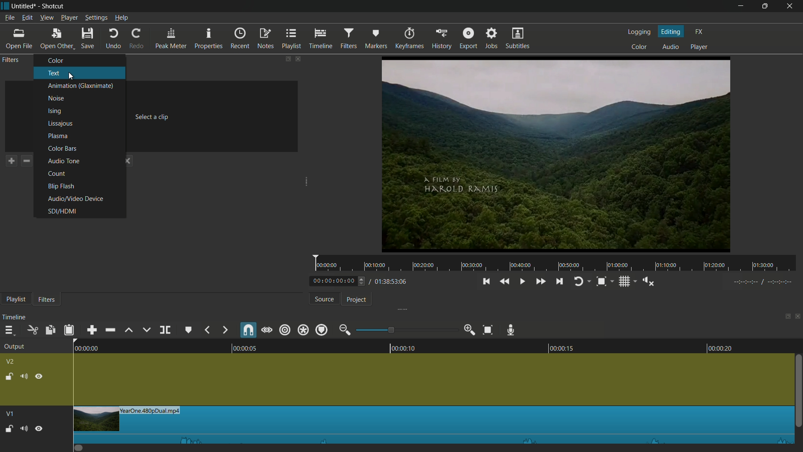 This screenshot has height=452, width=803. What do you see at coordinates (225, 330) in the screenshot?
I see `forward` at bounding box center [225, 330].